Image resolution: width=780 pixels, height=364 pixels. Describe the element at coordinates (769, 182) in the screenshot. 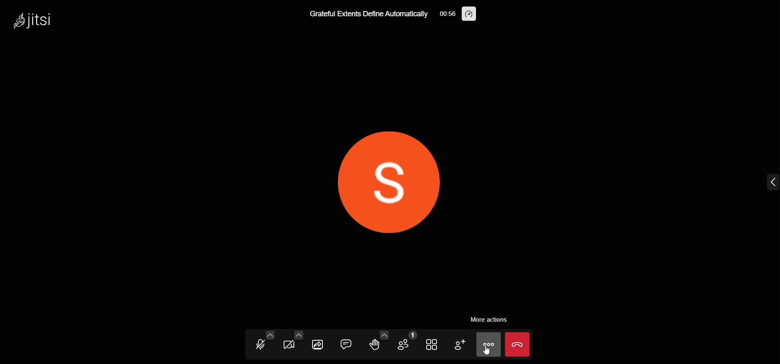

I see `expand` at that location.